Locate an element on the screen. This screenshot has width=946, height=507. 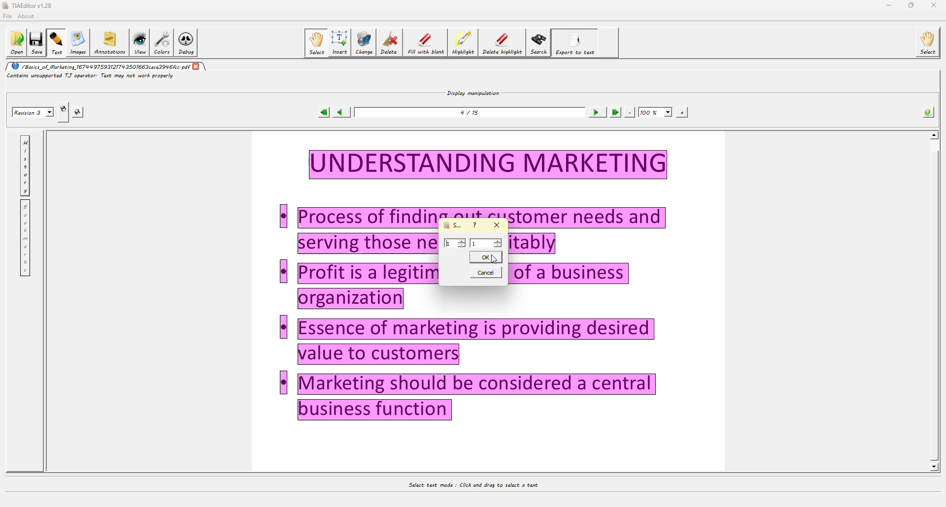
 is located at coordinates (284, 215).